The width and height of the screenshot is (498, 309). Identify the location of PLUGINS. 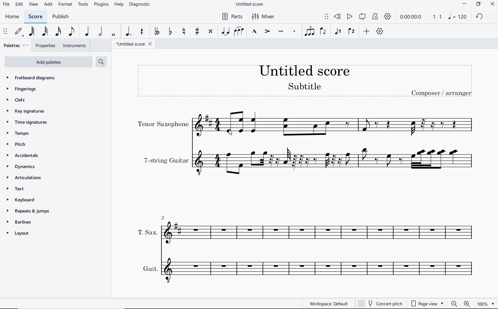
(101, 5).